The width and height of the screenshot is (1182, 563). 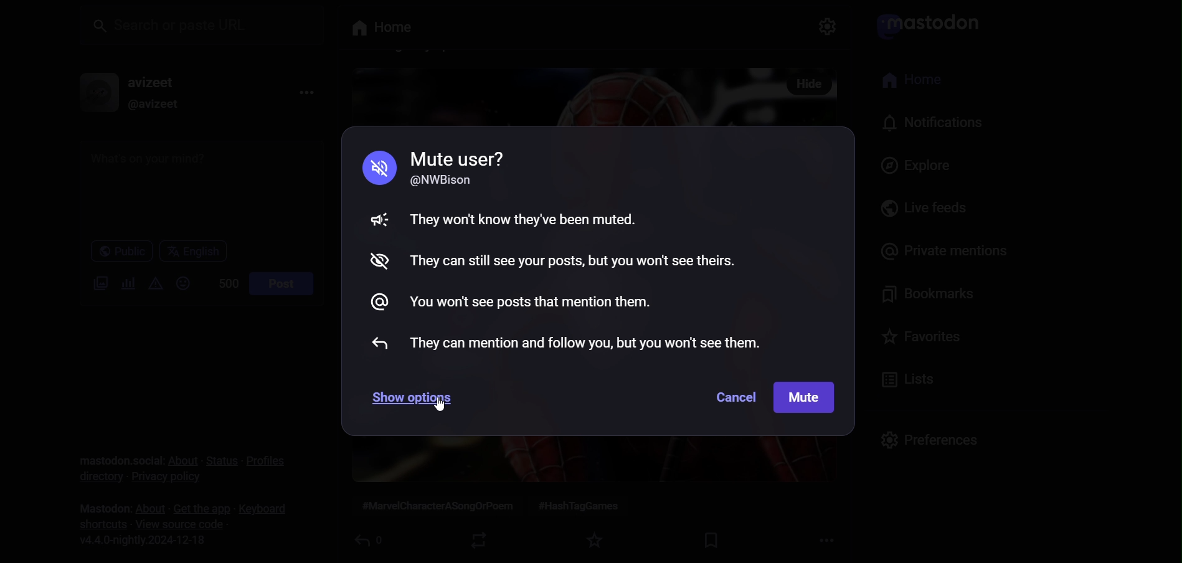 What do you see at coordinates (806, 396) in the screenshot?
I see `mute` at bounding box center [806, 396].